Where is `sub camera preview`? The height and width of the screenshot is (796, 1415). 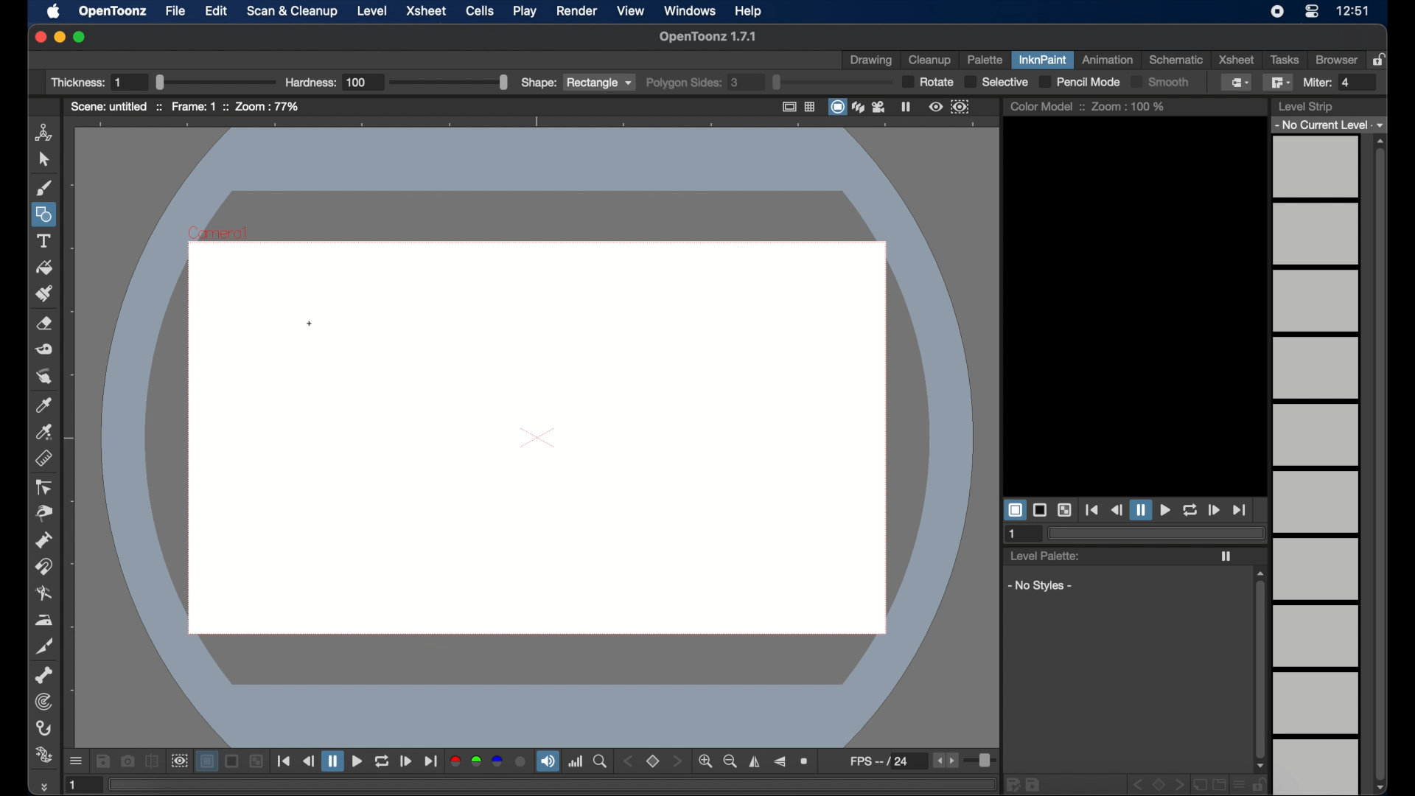
sub camera preview is located at coordinates (960, 107).